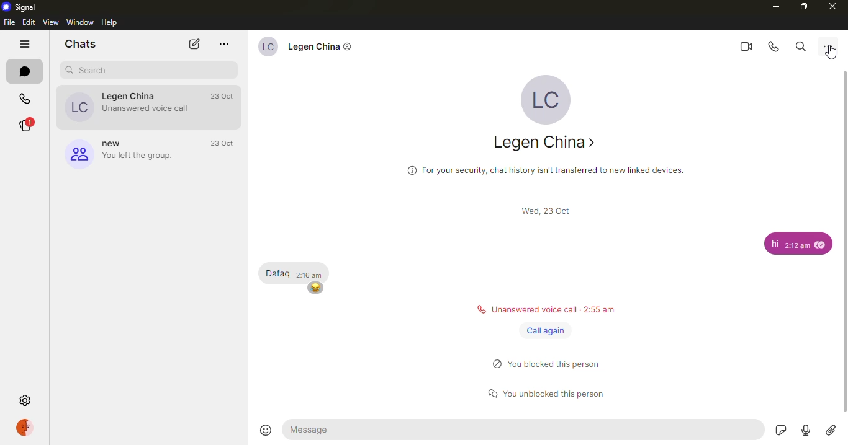  I want to click on group, so click(127, 154).